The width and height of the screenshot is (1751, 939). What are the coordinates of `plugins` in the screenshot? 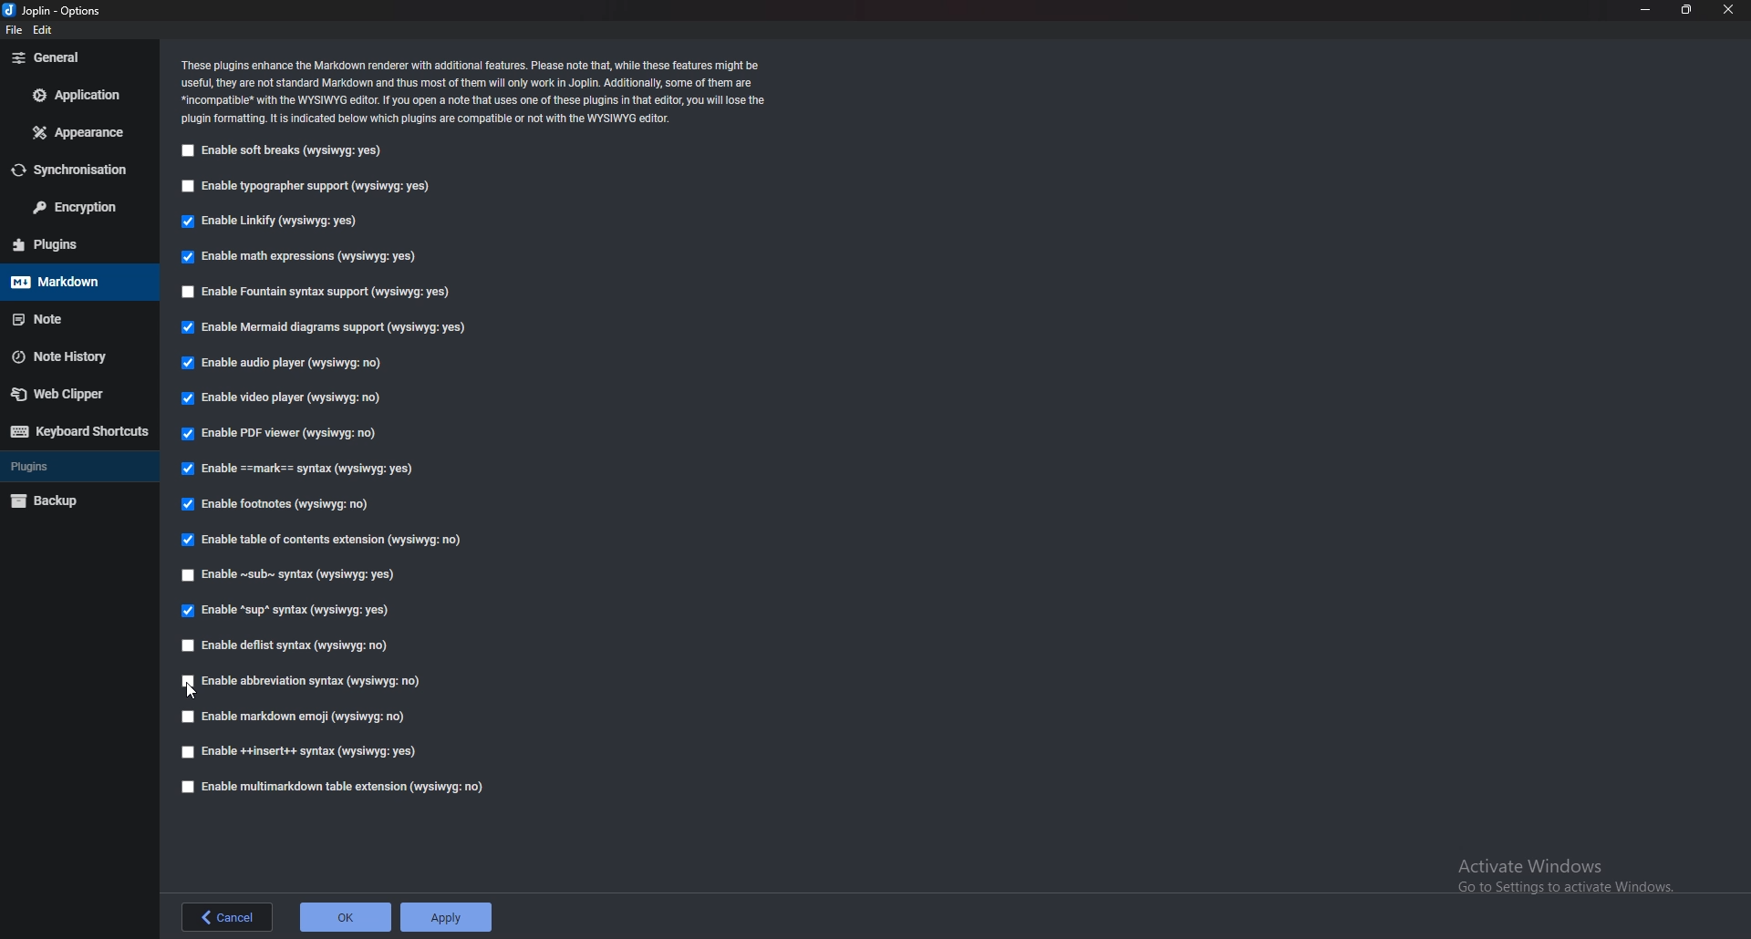 It's located at (77, 466).